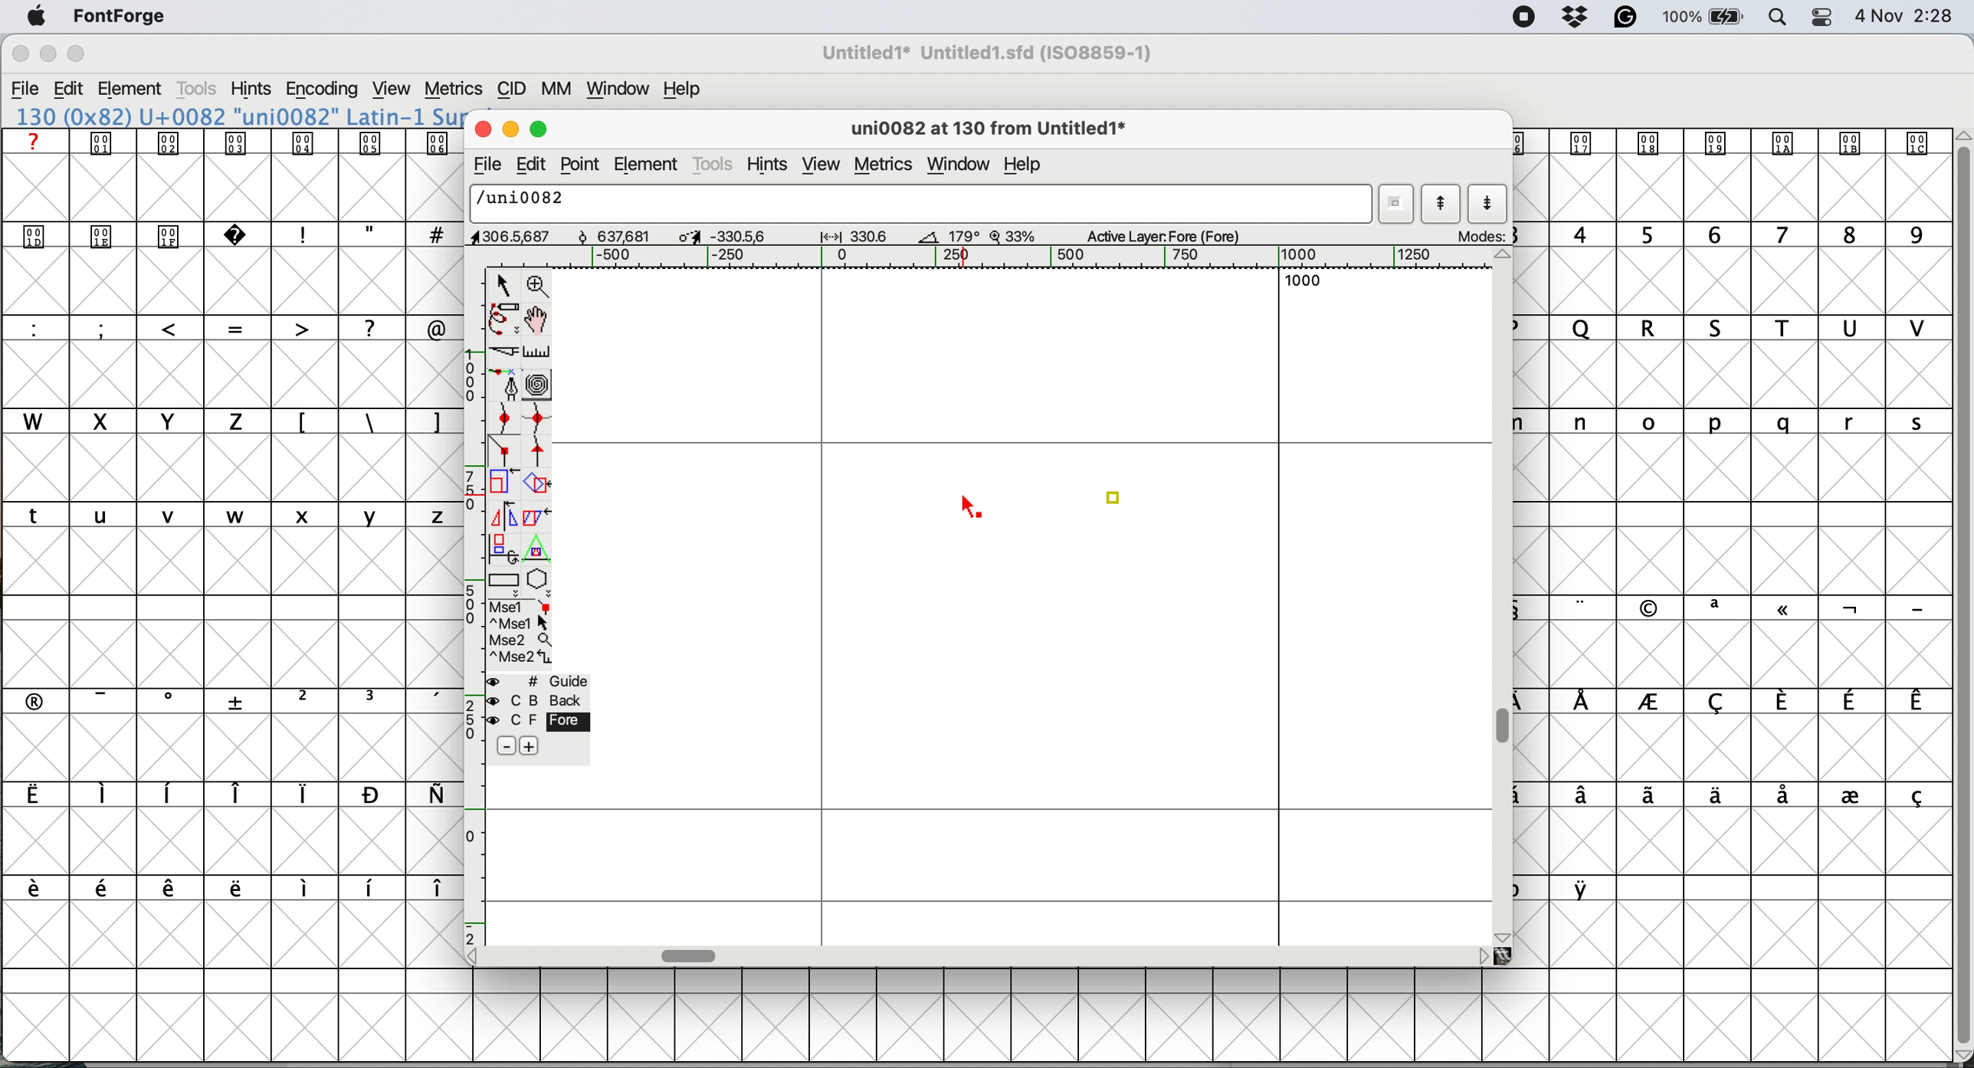  What do you see at coordinates (20, 54) in the screenshot?
I see `close` at bounding box center [20, 54].